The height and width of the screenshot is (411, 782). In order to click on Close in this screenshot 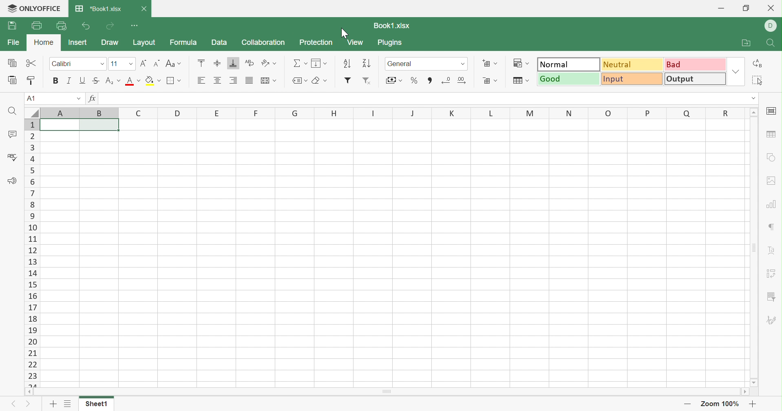, I will do `click(147, 9)`.